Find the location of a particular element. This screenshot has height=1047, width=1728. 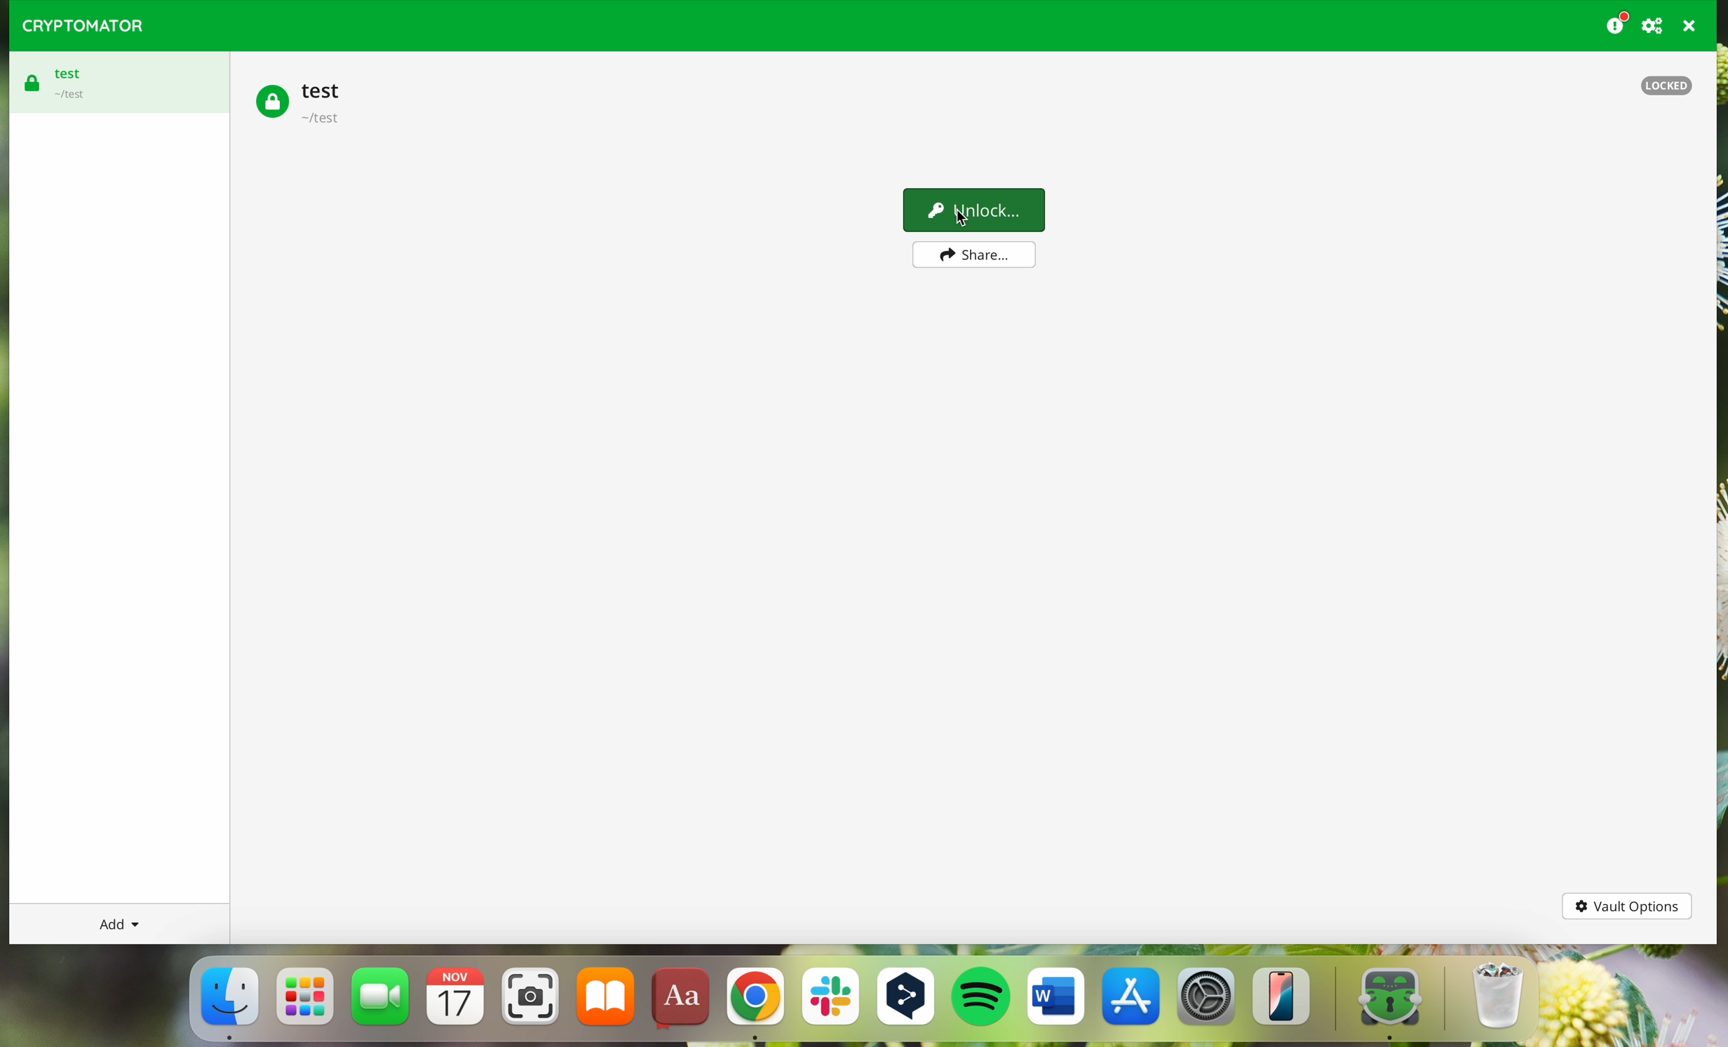

CRYPTOMATOR LOGO is located at coordinates (76, 22).